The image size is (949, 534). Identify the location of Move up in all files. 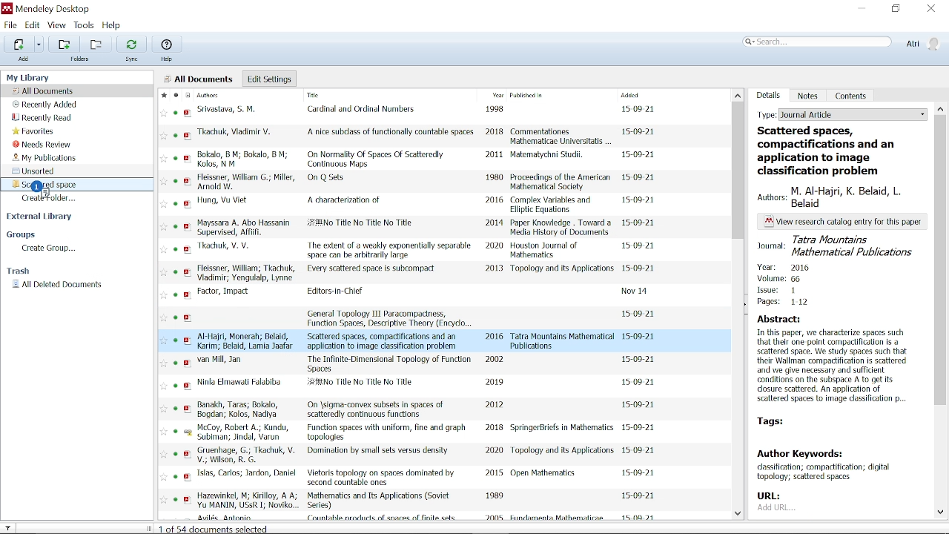
(738, 95).